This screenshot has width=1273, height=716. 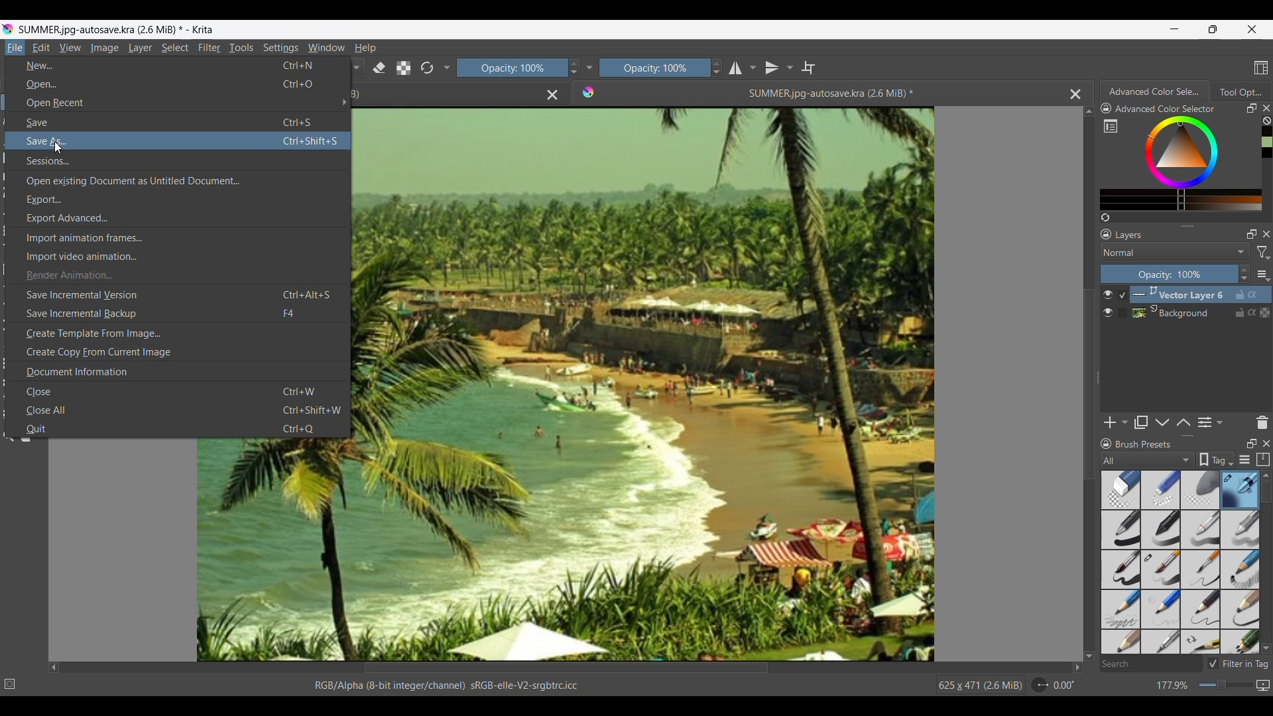 I want to click on Edit, so click(x=41, y=47).